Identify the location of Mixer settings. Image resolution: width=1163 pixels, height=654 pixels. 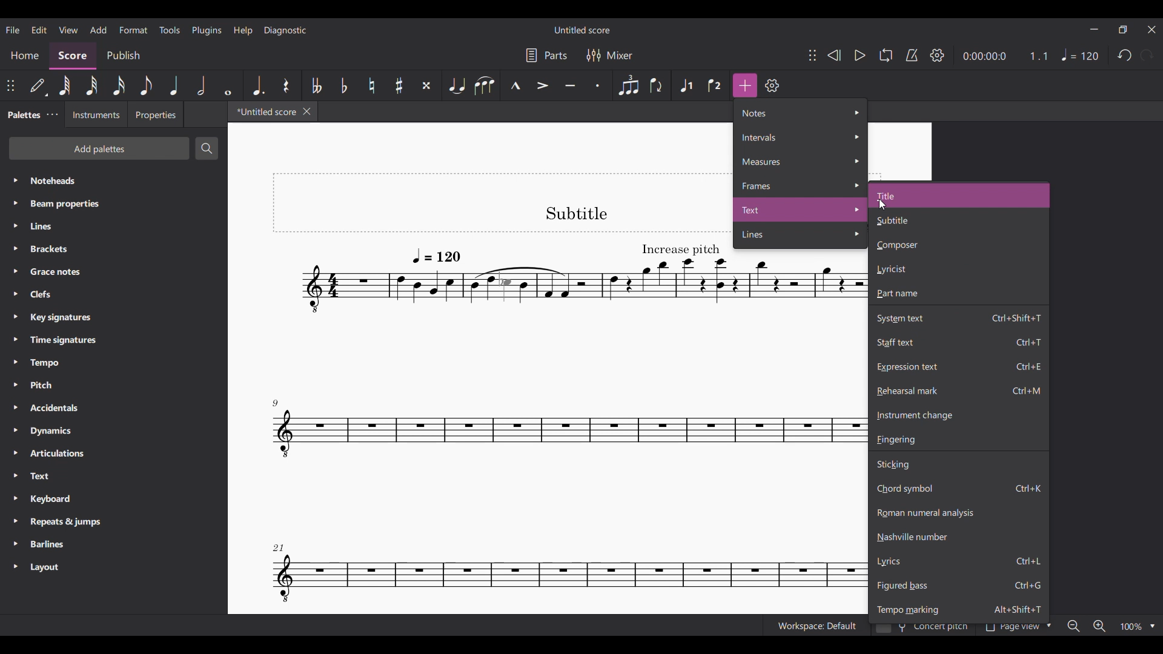
(610, 56).